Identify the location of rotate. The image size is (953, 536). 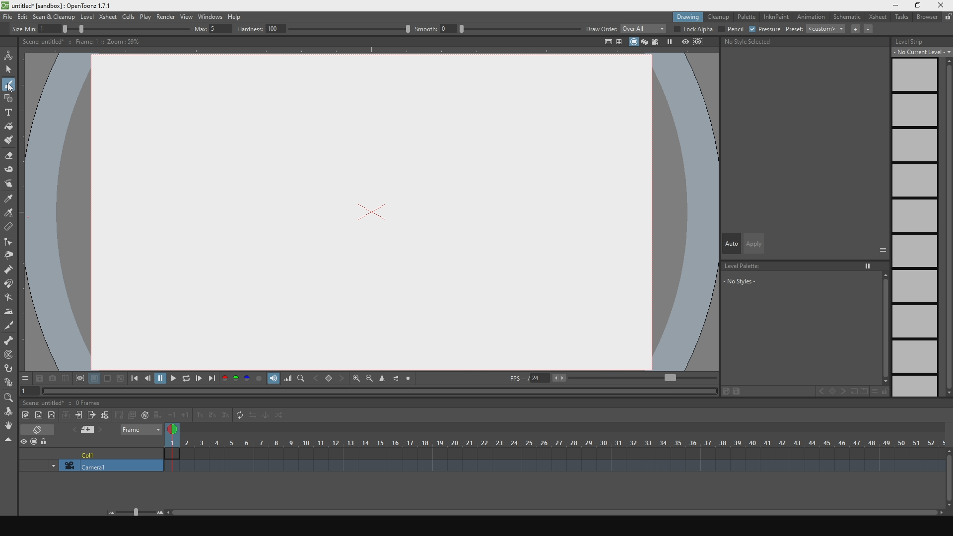
(9, 427).